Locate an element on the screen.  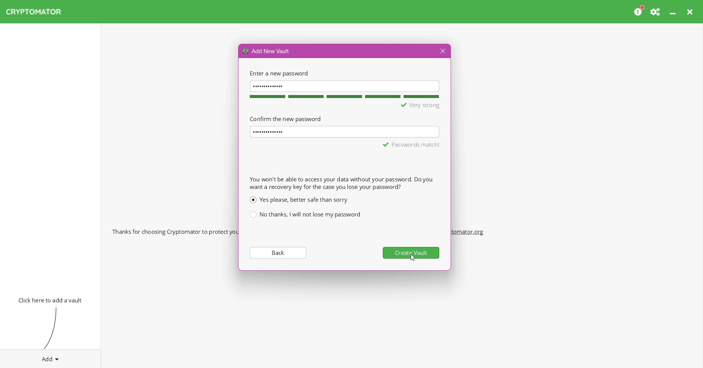
Click here to add vault is located at coordinates (49, 299).